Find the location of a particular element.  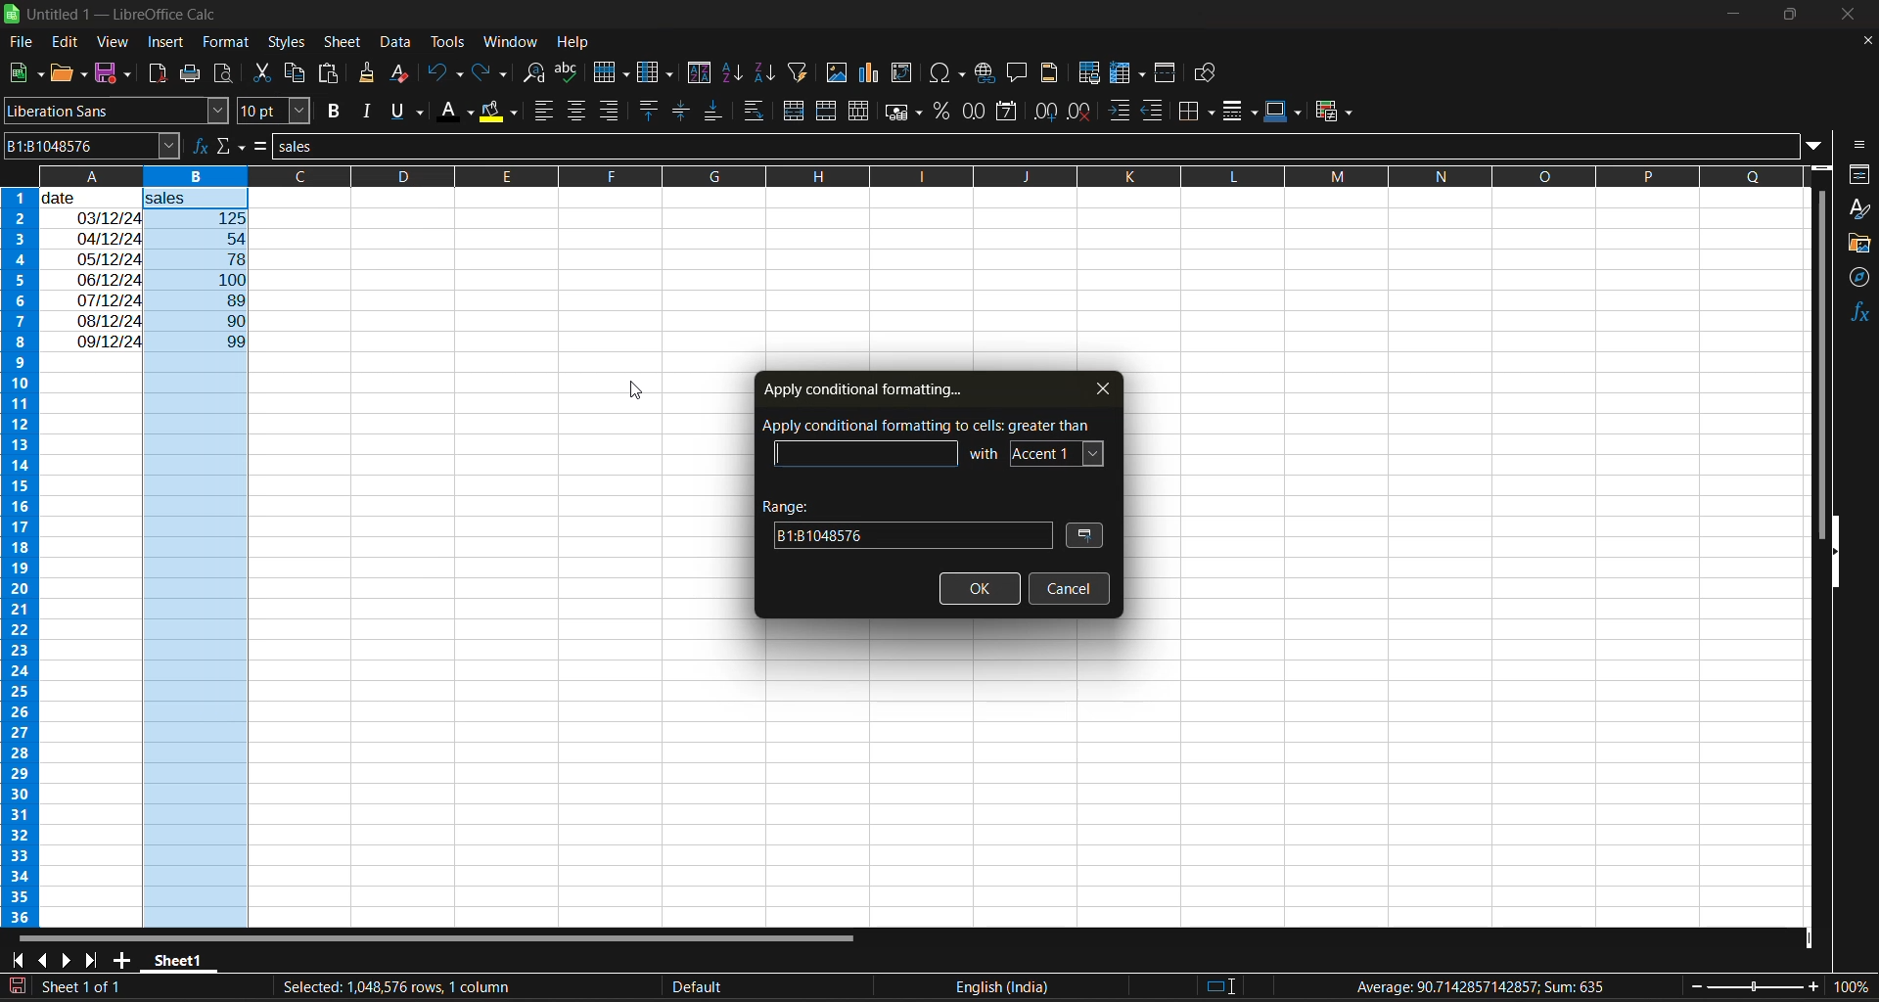

autofill is located at coordinates (803, 72).